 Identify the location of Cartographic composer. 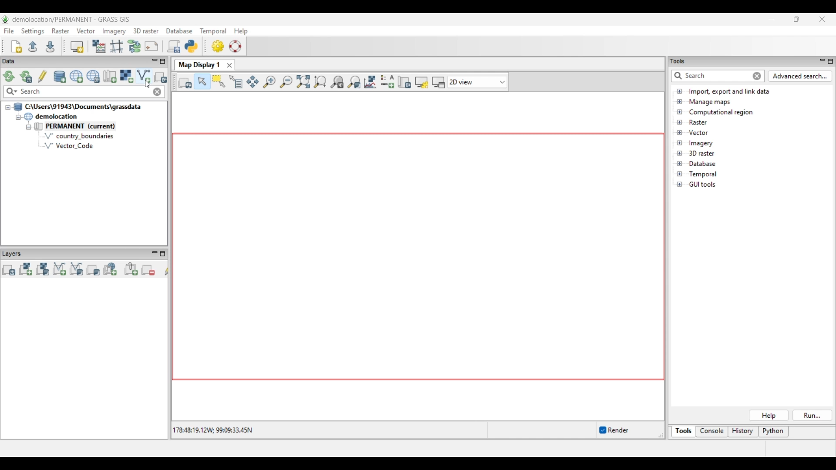
(152, 47).